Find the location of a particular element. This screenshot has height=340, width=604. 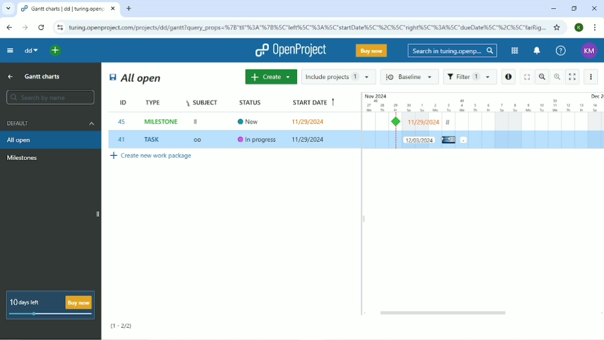

MILESTONE is located at coordinates (162, 122).